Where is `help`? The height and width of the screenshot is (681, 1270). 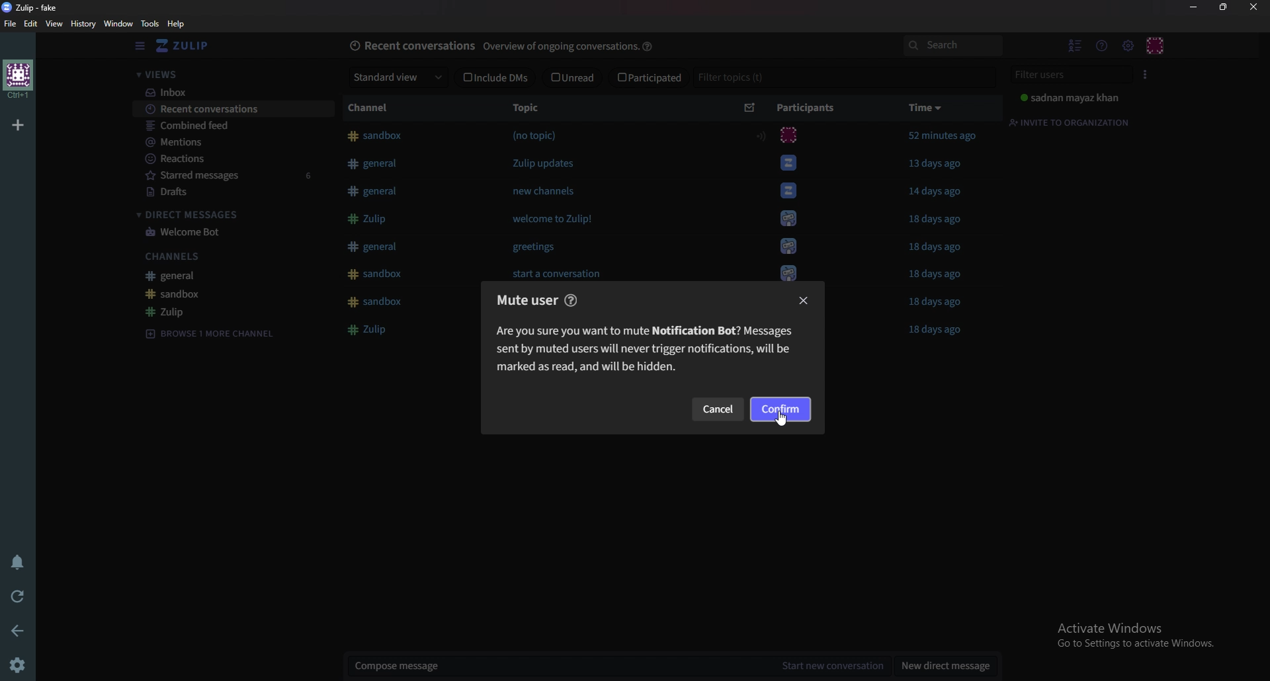
help is located at coordinates (573, 300).